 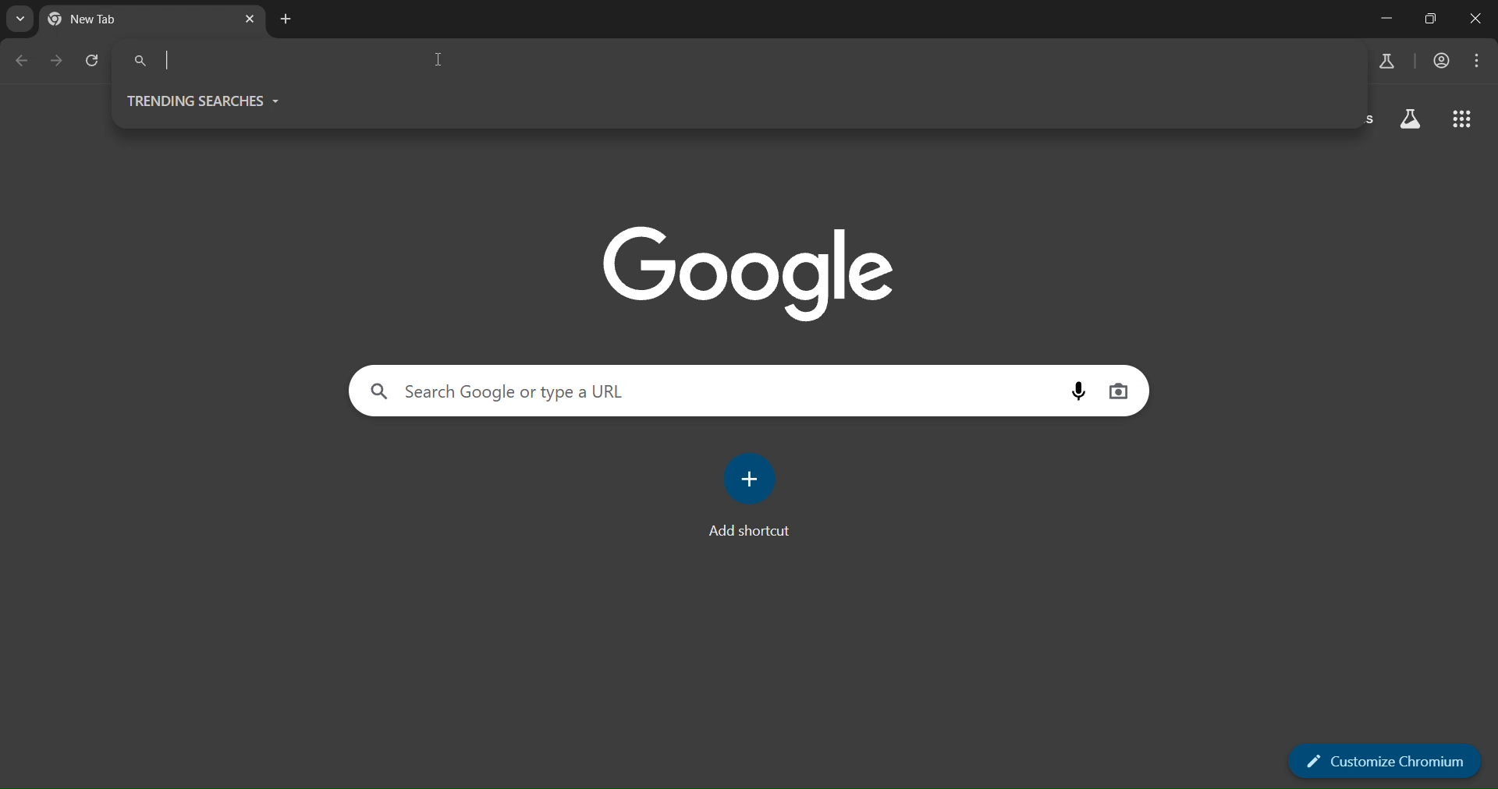 I want to click on current tab, so click(x=109, y=19).